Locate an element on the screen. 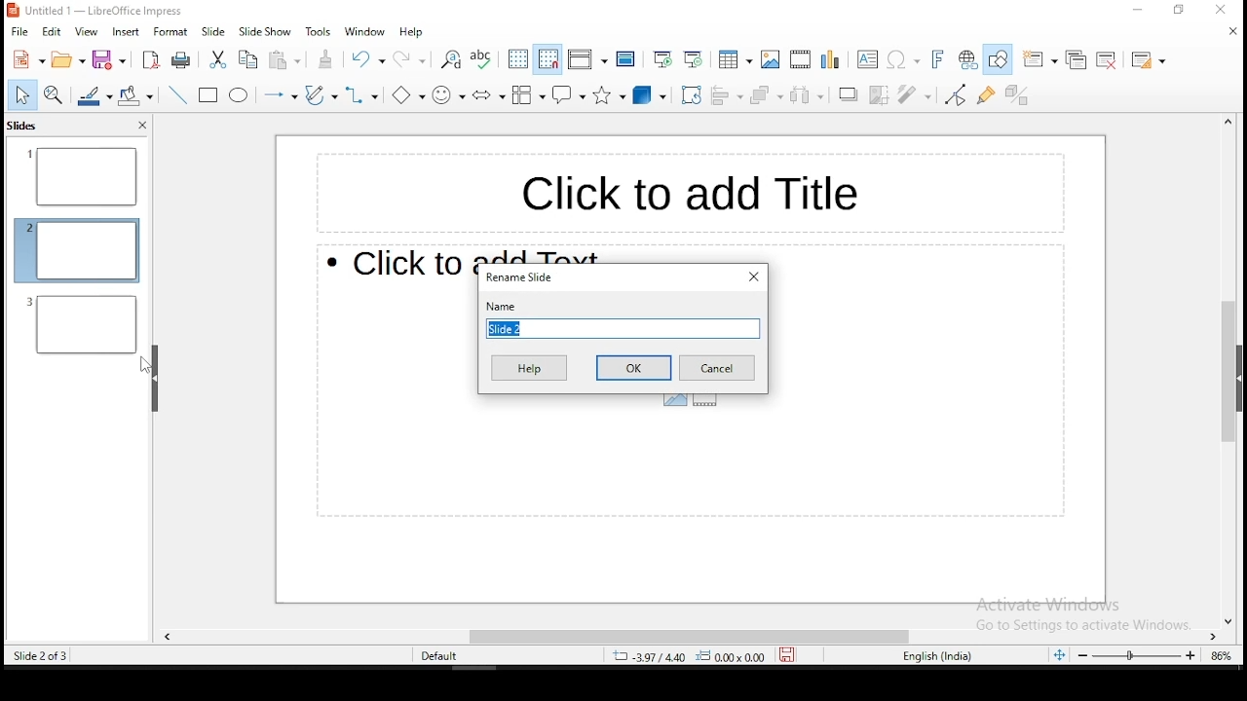  block arrows is located at coordinates (487, 94).